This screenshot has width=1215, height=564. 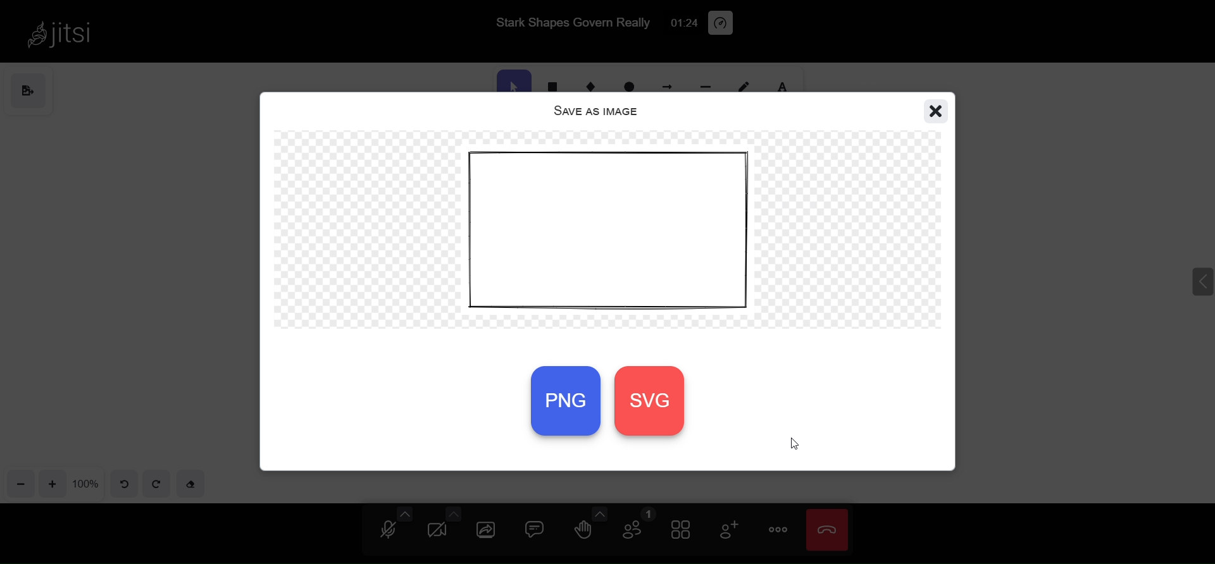 What do you see at coordinates (403, 513) in the screenshot?
I see `more audio option` at bounding box center [403, 513].